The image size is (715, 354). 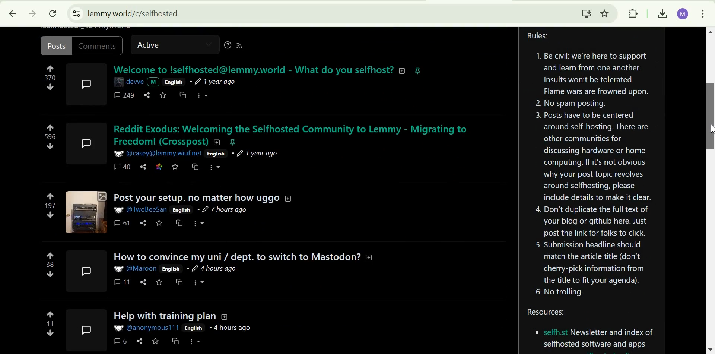 I want to click on 7 hours ago, so click(x=222, y=210).